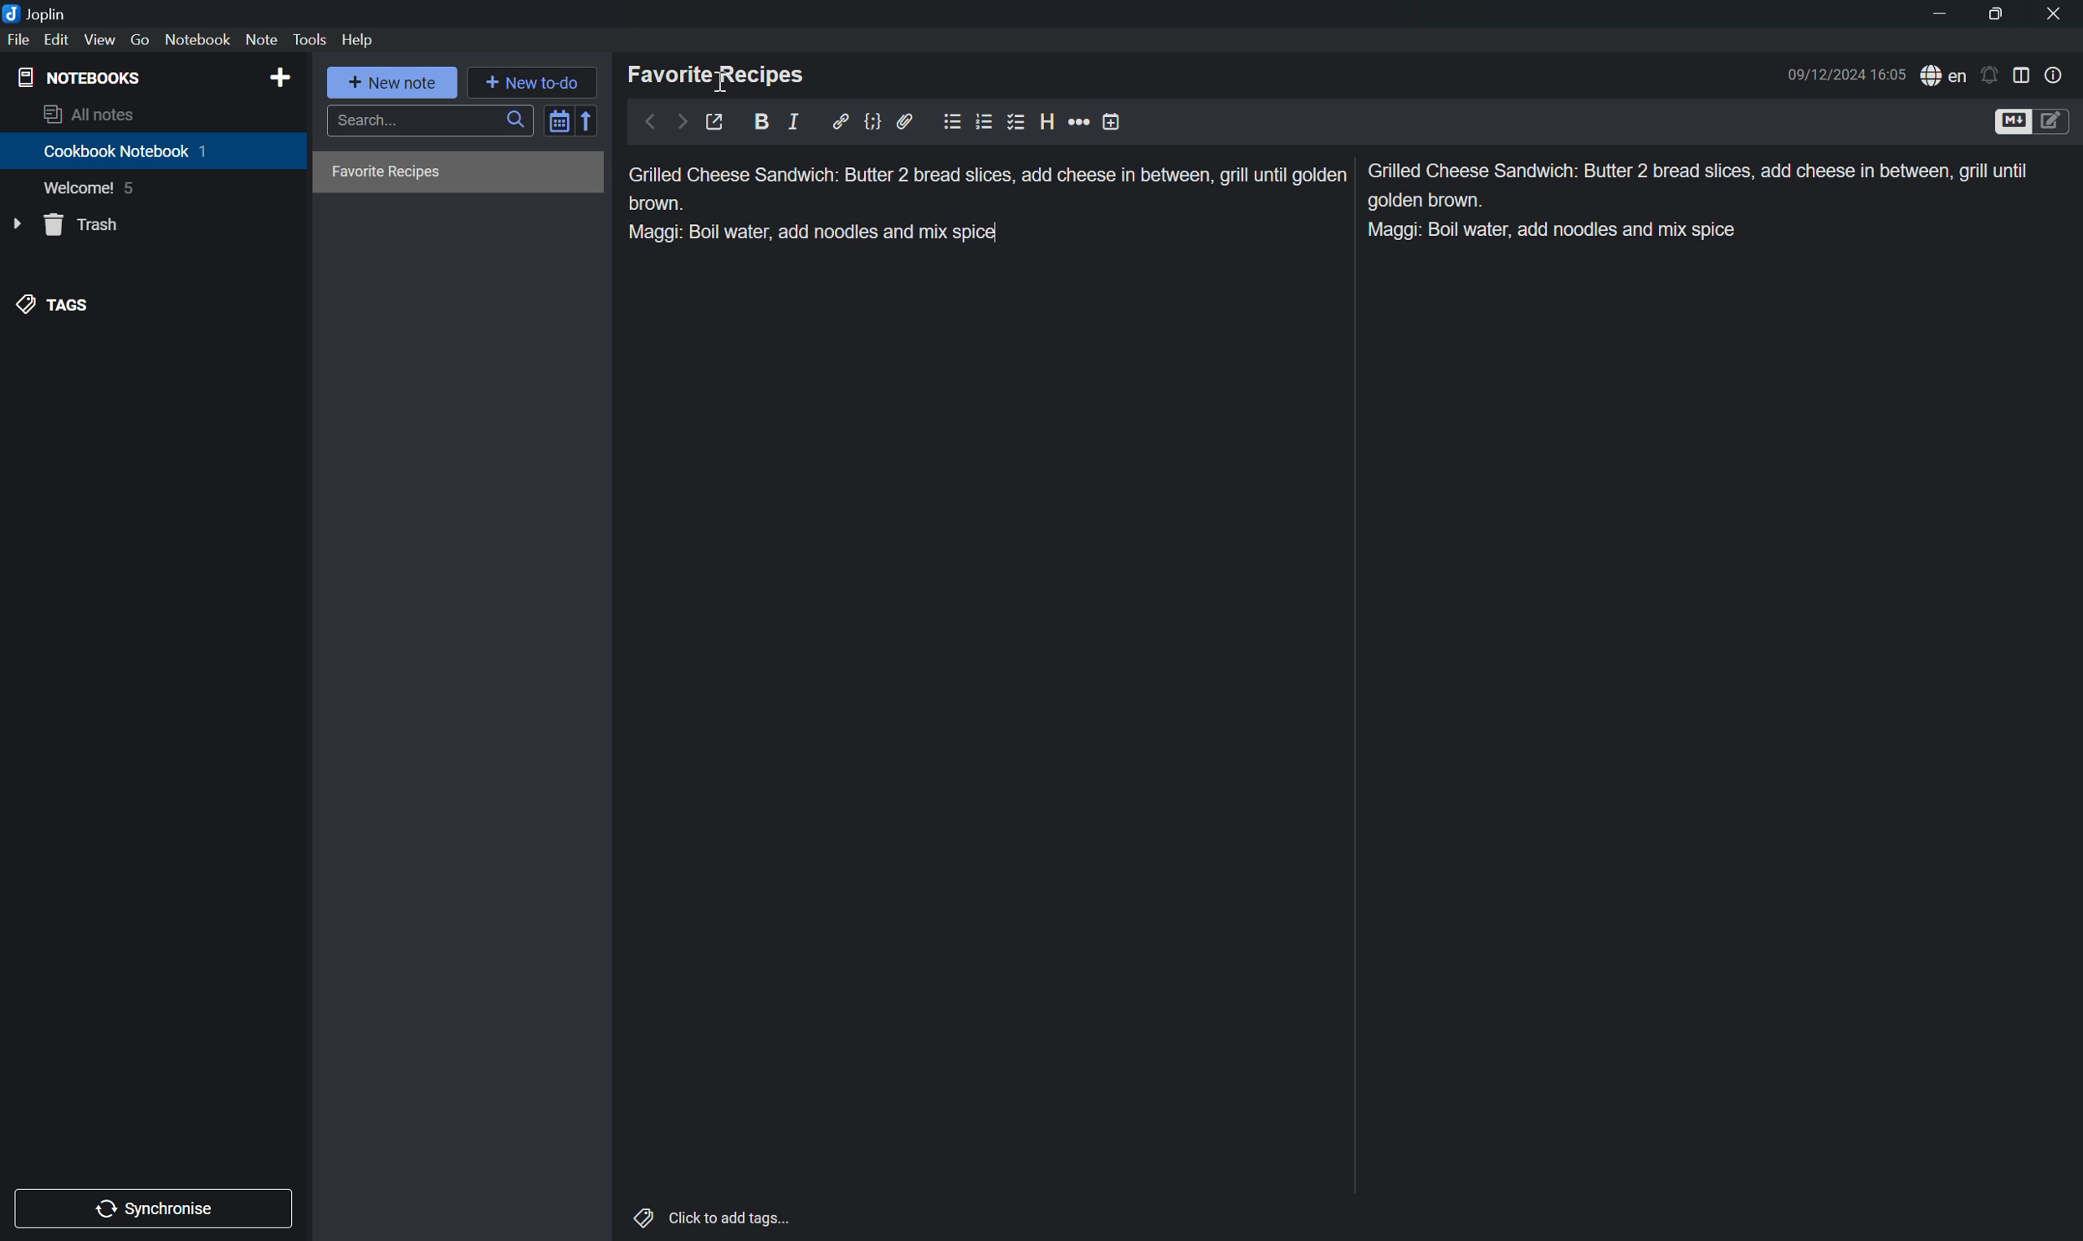  I want to click on Note properties, so click(2056, 74).